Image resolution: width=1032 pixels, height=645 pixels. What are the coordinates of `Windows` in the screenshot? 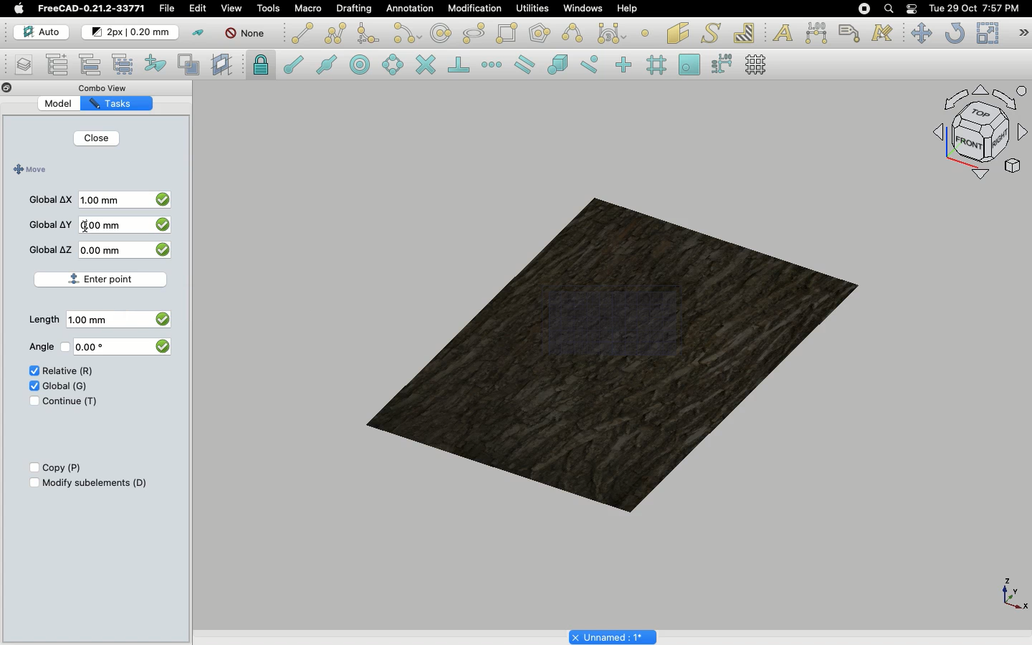 It's located at (586, 10).